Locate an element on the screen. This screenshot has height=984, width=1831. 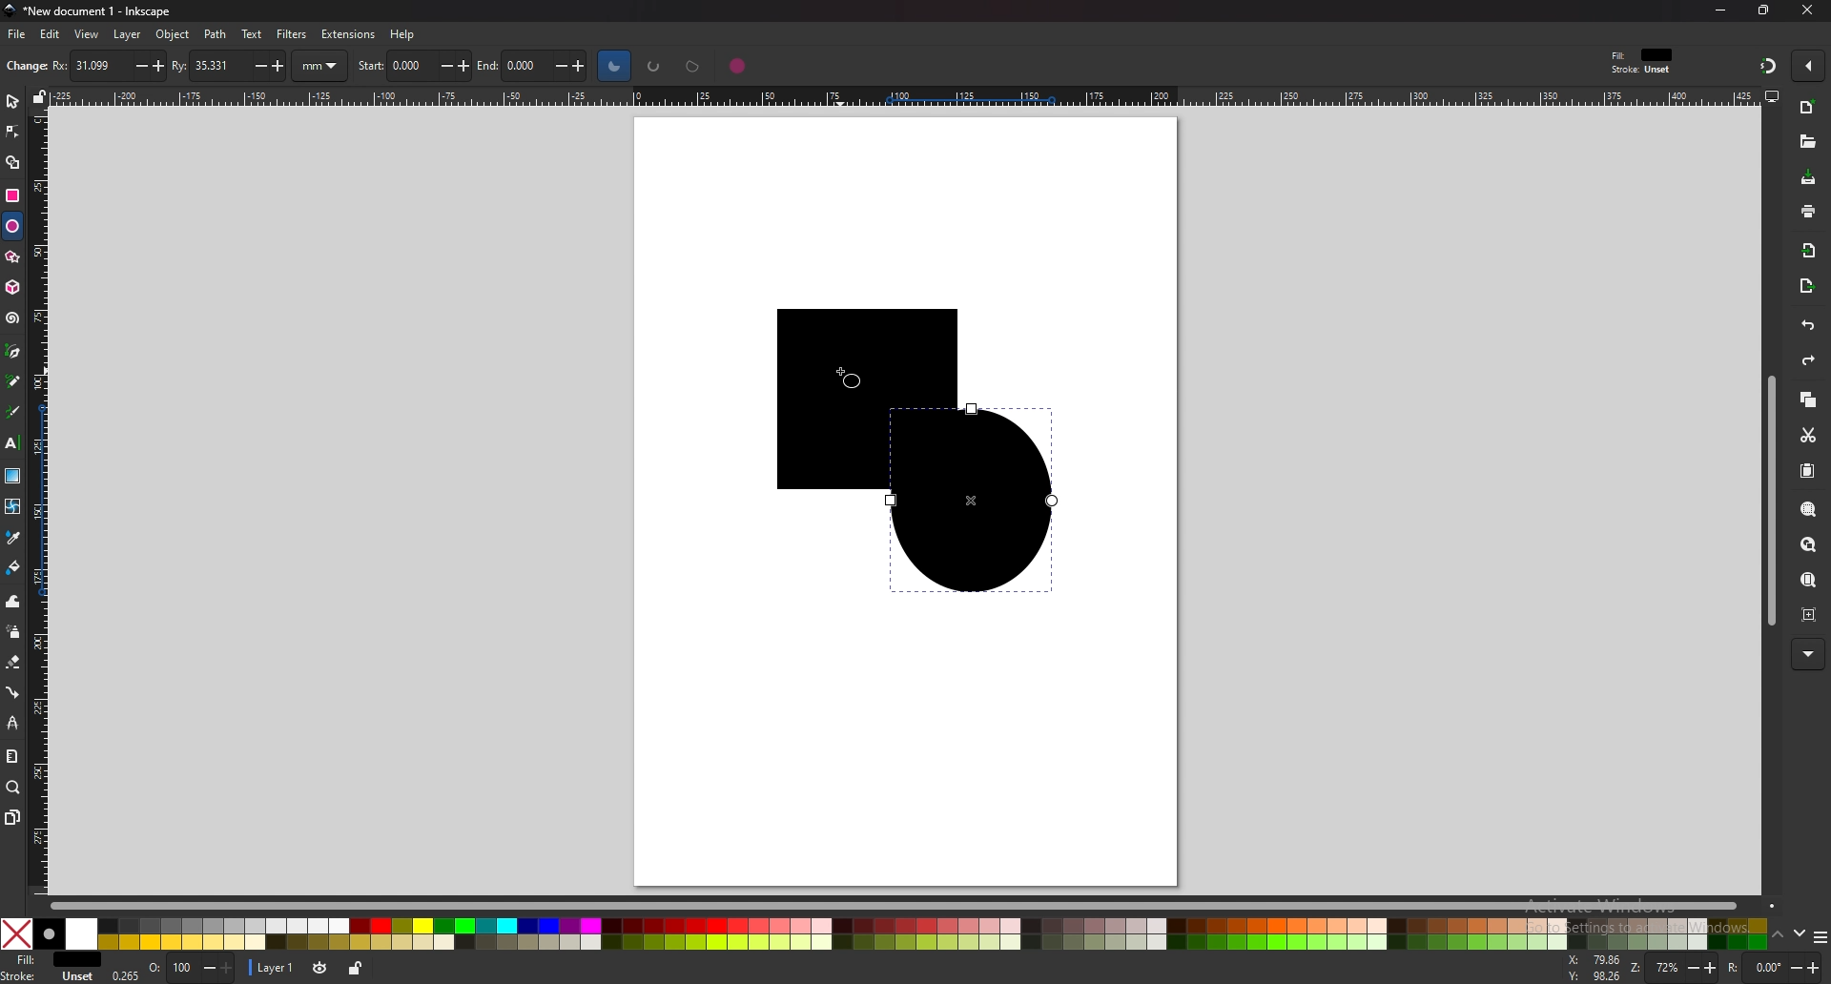
scroll bar is located at coordinates (1768, 500).